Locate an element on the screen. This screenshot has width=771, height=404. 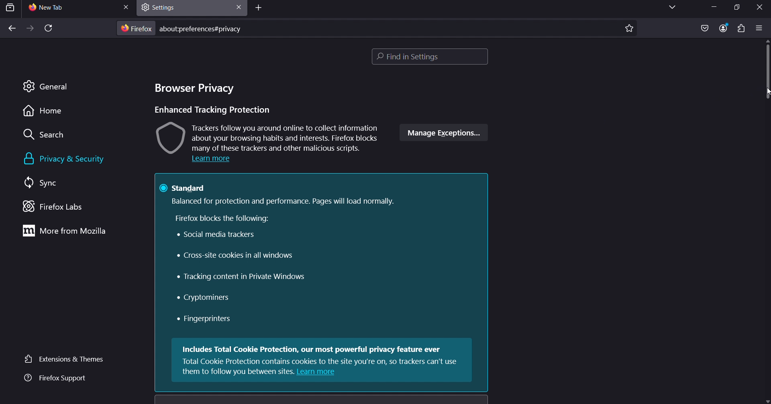
extensions & themes is located at coordinates (62, 358).